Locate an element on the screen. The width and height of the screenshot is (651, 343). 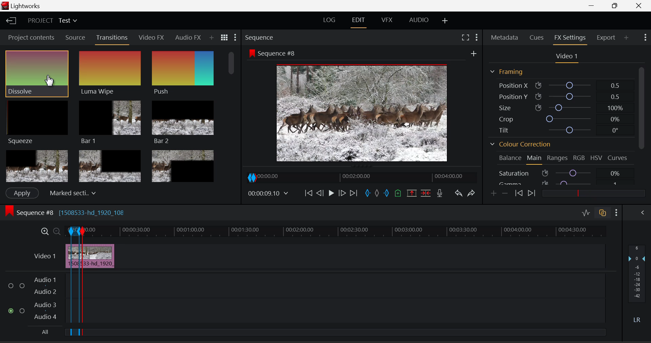
Redo is located at coordinates (473, 194).